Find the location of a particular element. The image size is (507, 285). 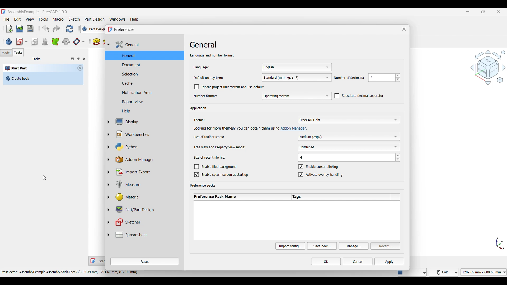

Size of toolbar icons: is located at coordinates (210, 137).